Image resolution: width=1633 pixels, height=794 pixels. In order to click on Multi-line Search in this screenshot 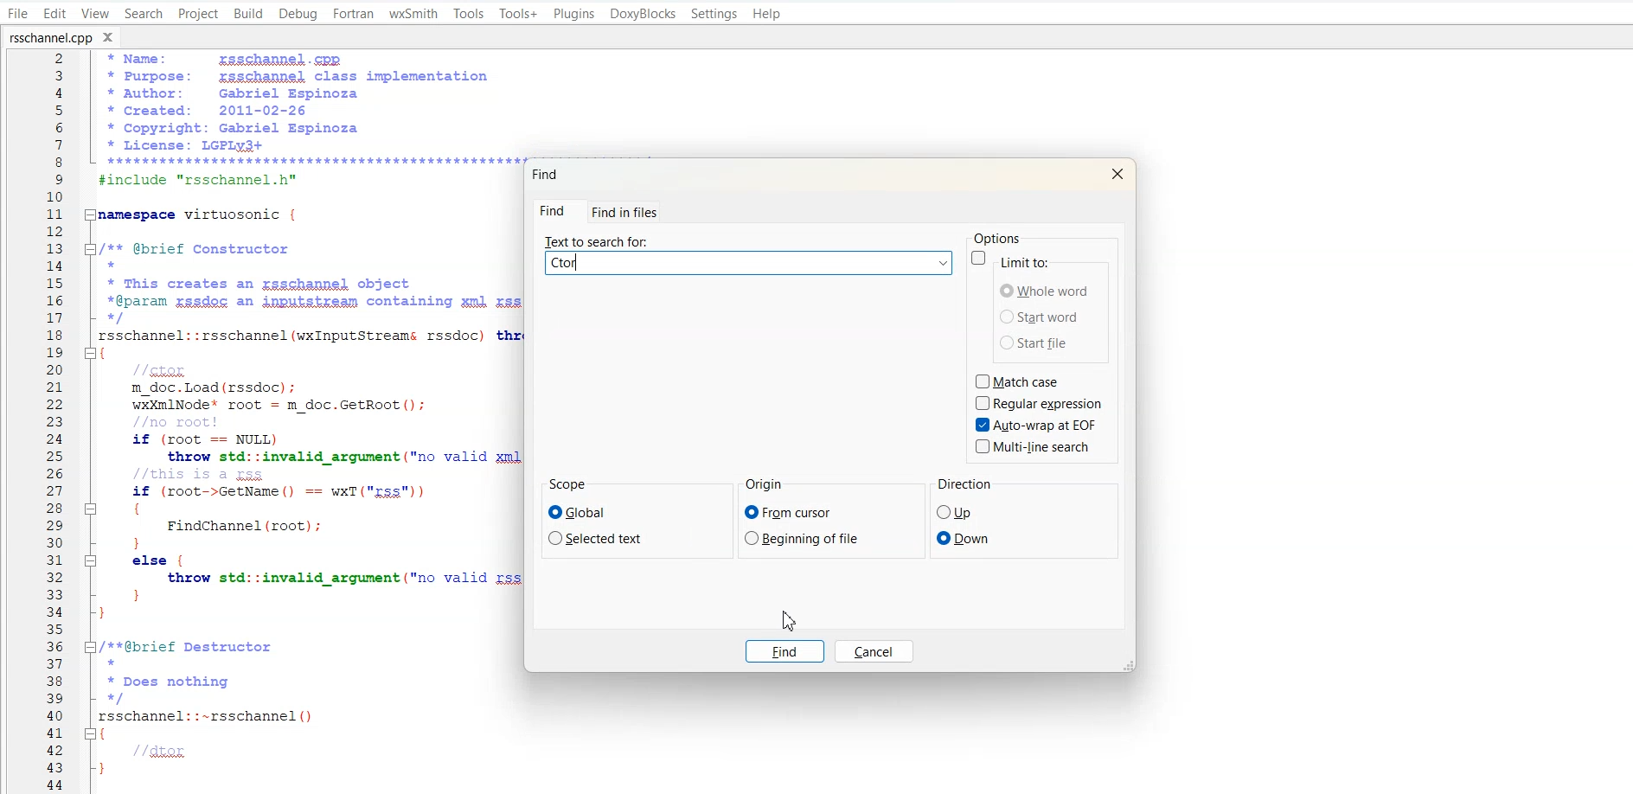, I will do `click(1035, 446)`.